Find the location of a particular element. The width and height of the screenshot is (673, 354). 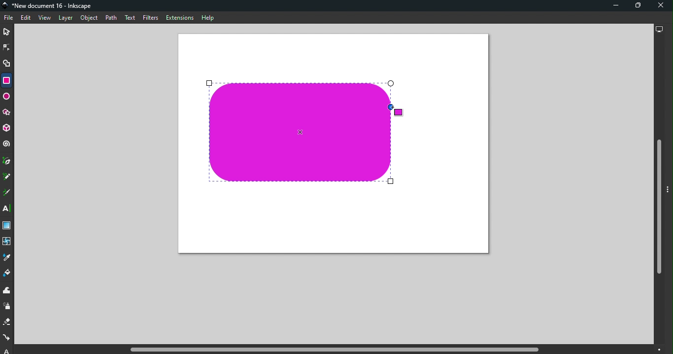

Horizontal scroll bar is located at coordinates (336, 350).